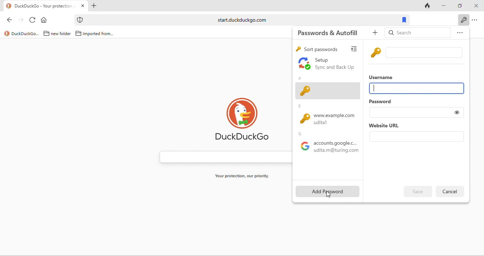  Describe the element at coordinates (242, 176) in the screenshot. I see `your protection, our priority.` at that location.